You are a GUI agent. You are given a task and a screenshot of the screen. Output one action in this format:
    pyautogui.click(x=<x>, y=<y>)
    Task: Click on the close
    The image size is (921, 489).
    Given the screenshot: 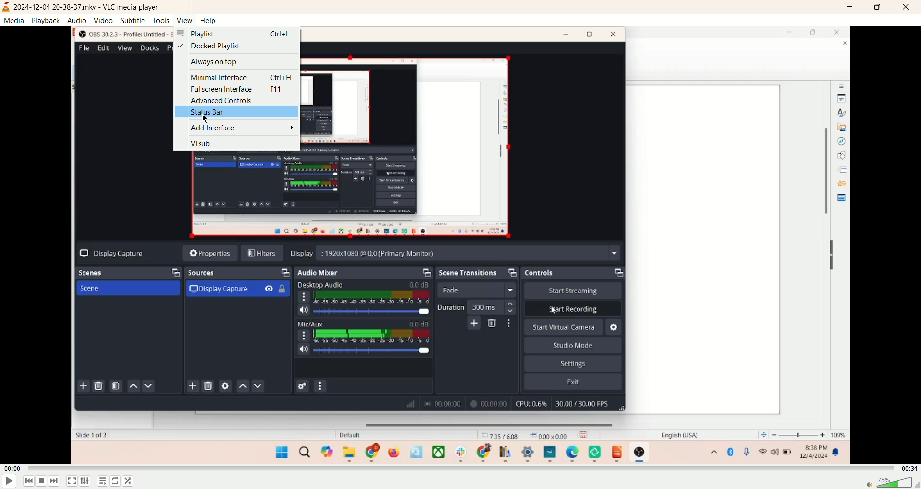 What is the action you would take?
    pyautogui.click(x=908, y=7)
    